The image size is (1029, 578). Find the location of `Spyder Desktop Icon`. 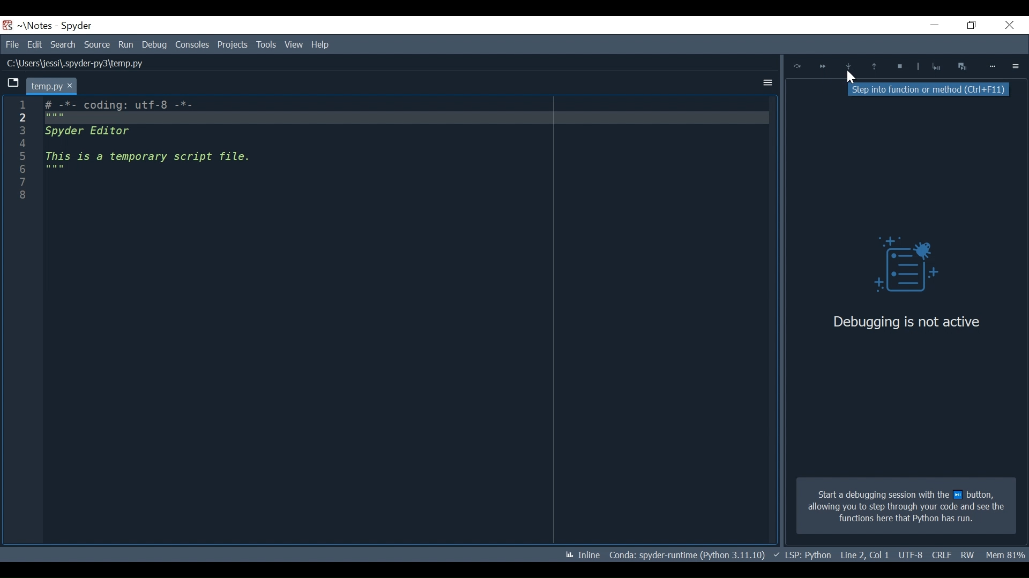

Spyder Desktop Icon is located at coordinates (8, 25).